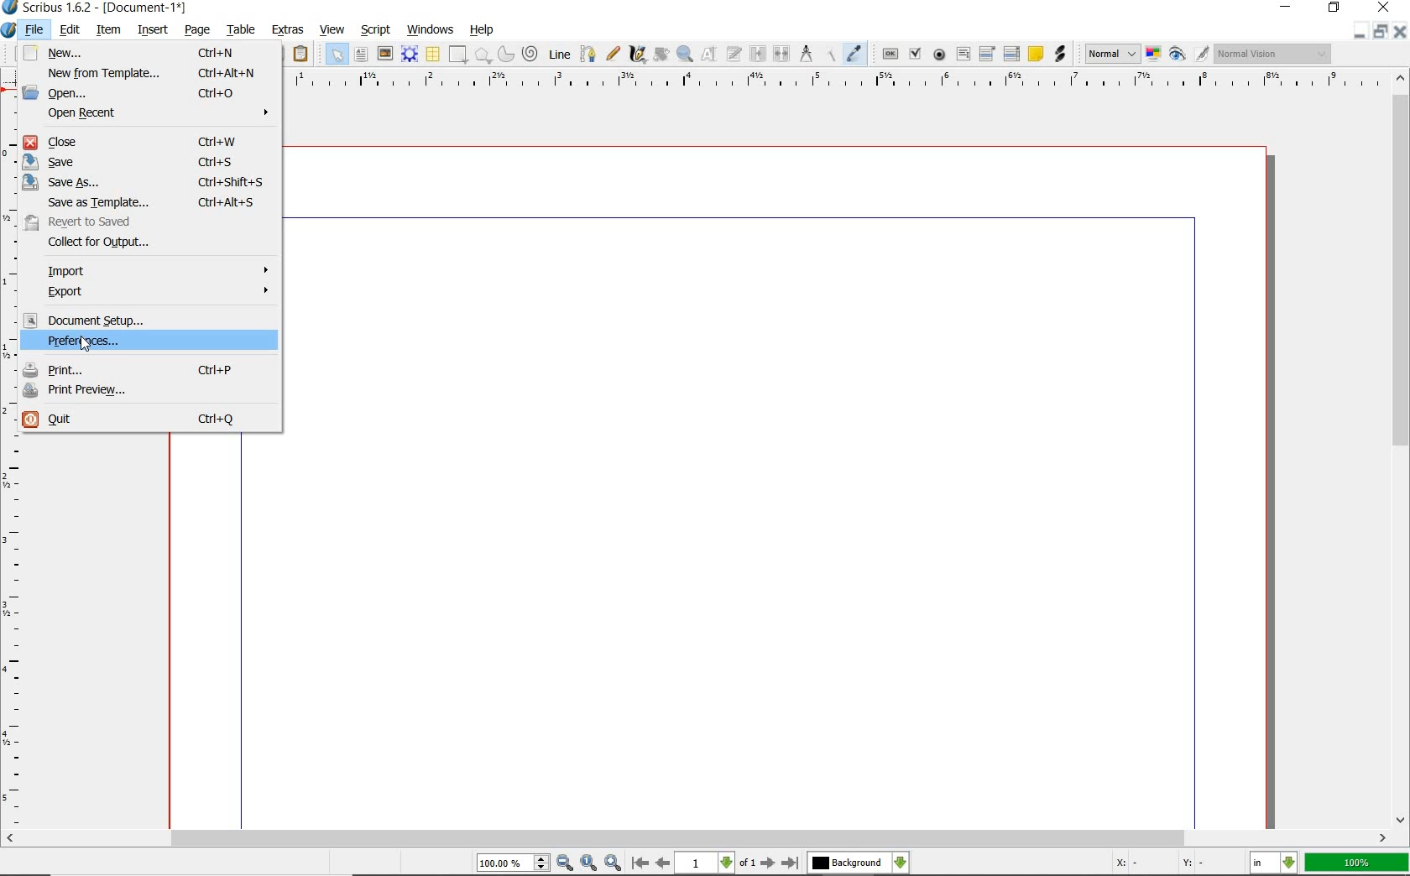 This screenshot has width=1410, height=876. Describe the element at coordinates (150, 72) in the screenshot. I see `new from template` at that location.